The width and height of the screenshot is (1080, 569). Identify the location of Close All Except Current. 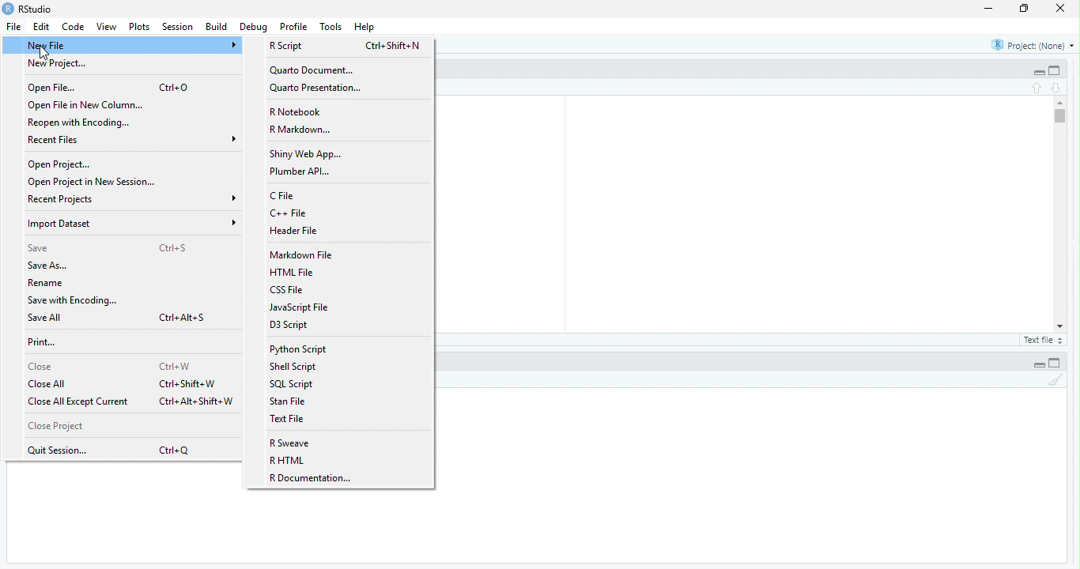
(81, 402).